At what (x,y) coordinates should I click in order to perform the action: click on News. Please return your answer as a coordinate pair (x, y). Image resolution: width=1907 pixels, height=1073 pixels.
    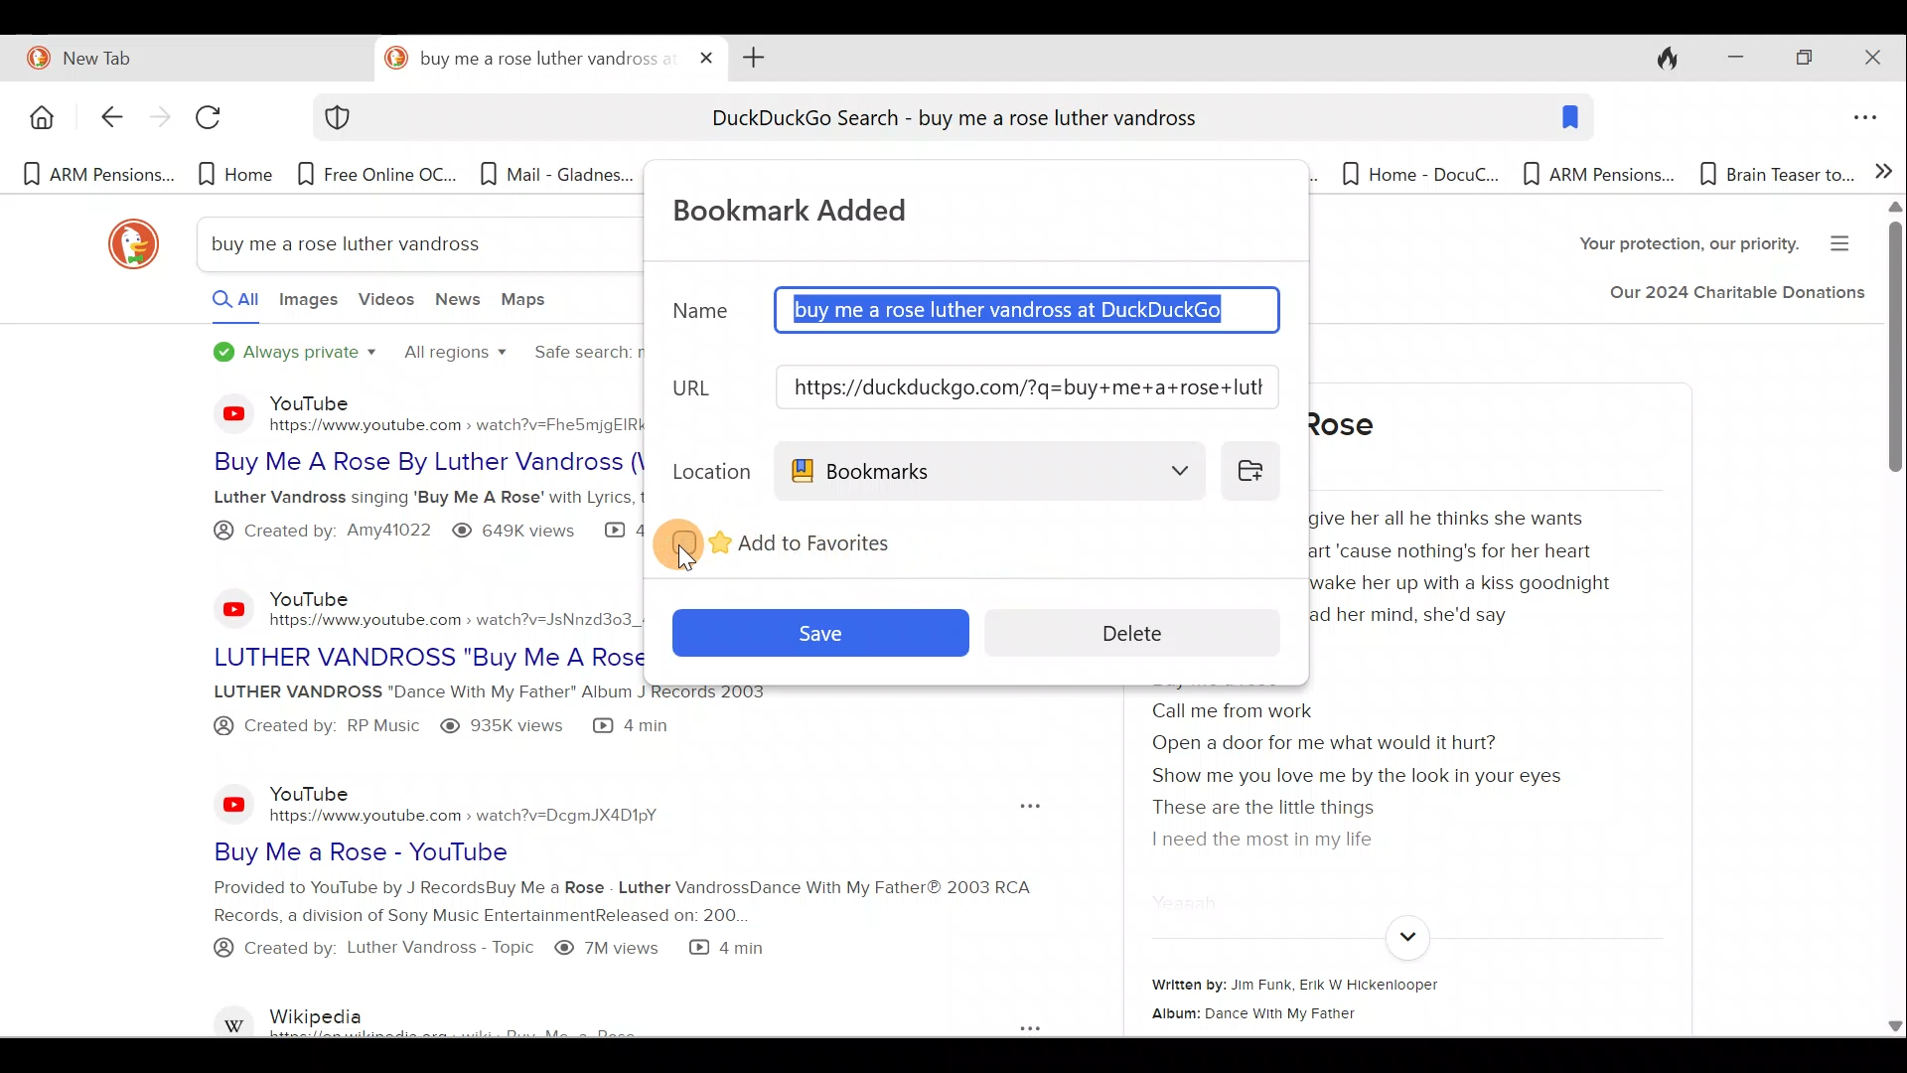
    Looking at the image, I should click on (460, 304).